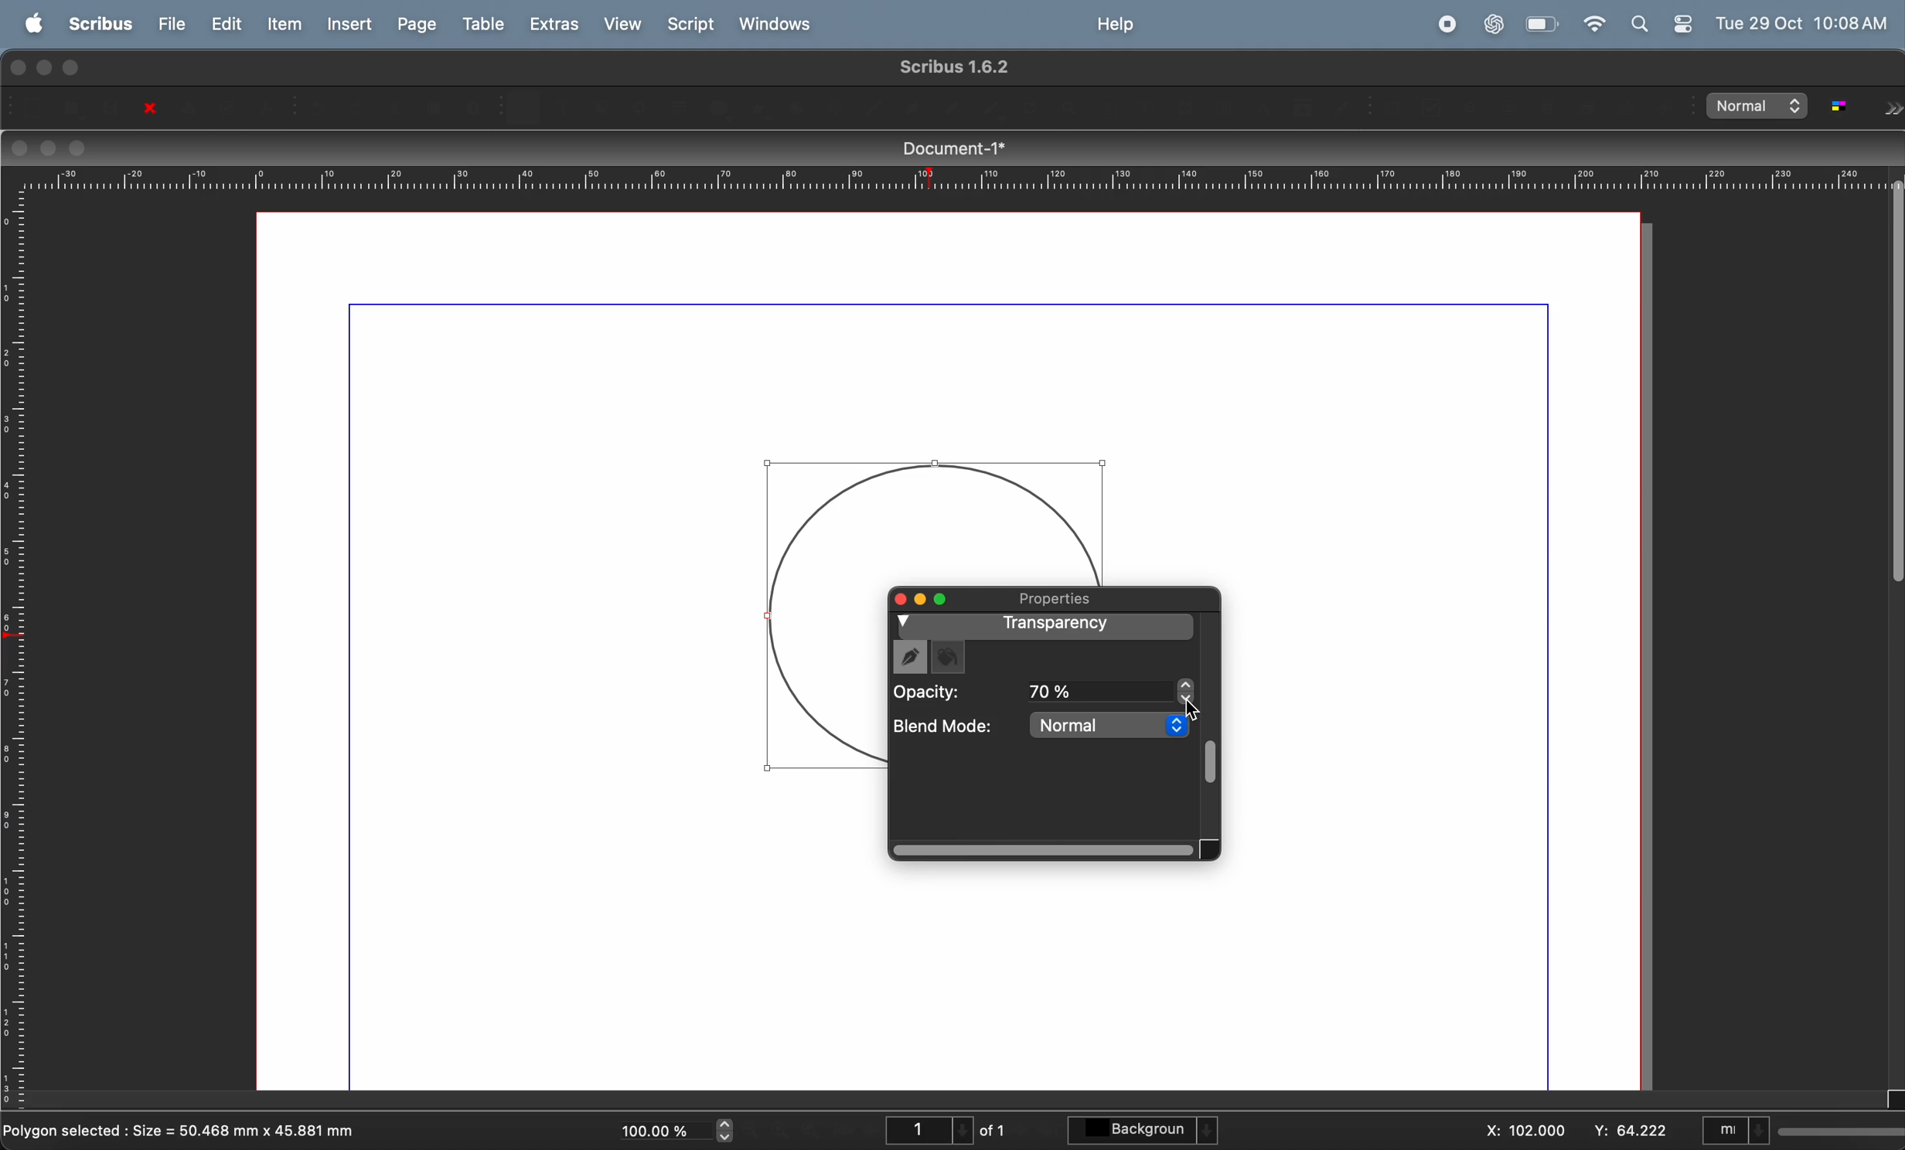  Describe the element at coordinates (186, 1128) in the screenshot. I see `polygon selected` at that location.